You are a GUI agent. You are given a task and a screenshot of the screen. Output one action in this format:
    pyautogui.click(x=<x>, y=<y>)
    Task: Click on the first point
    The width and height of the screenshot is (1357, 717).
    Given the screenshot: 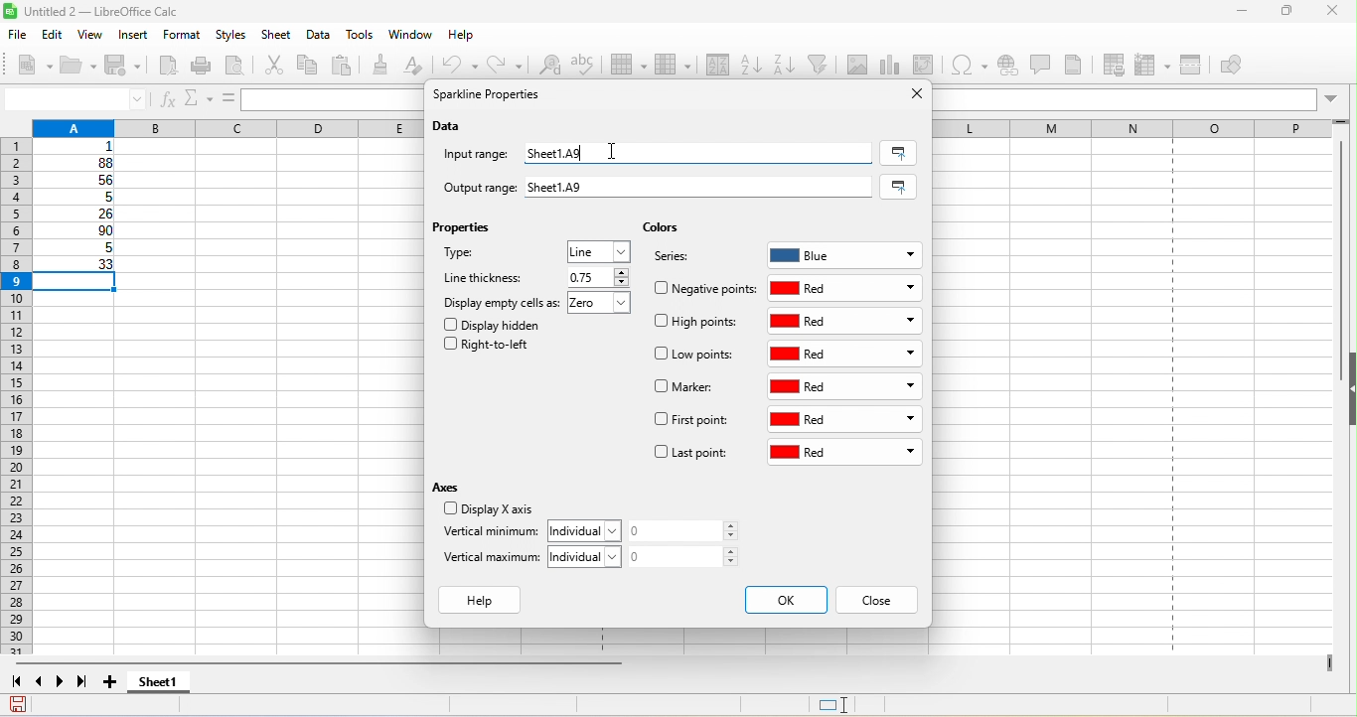 What is the action you would take?
    pyautogui.click(x=691, y=422)
    